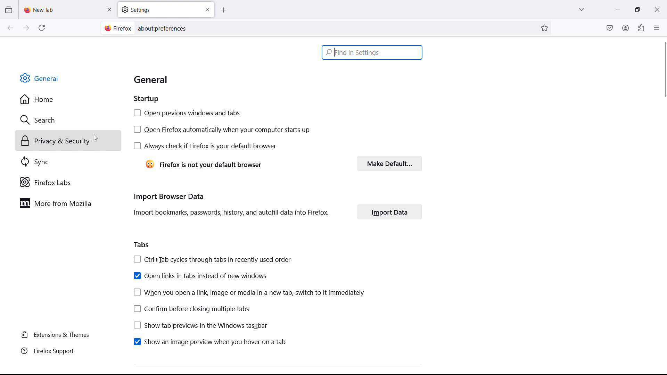 The width and height of the screenshot is (667, 375). I want to click on find in settings, so click(372, 52).